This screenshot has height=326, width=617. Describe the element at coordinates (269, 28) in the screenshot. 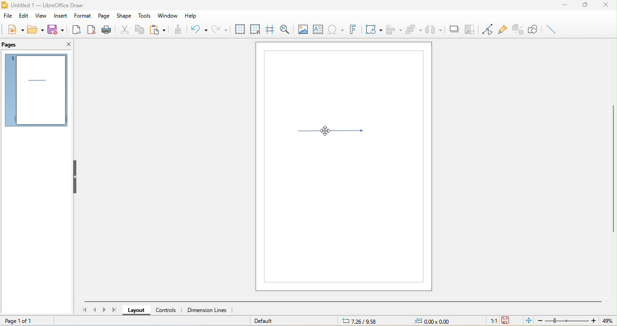

I see `helping while moving` at that location.